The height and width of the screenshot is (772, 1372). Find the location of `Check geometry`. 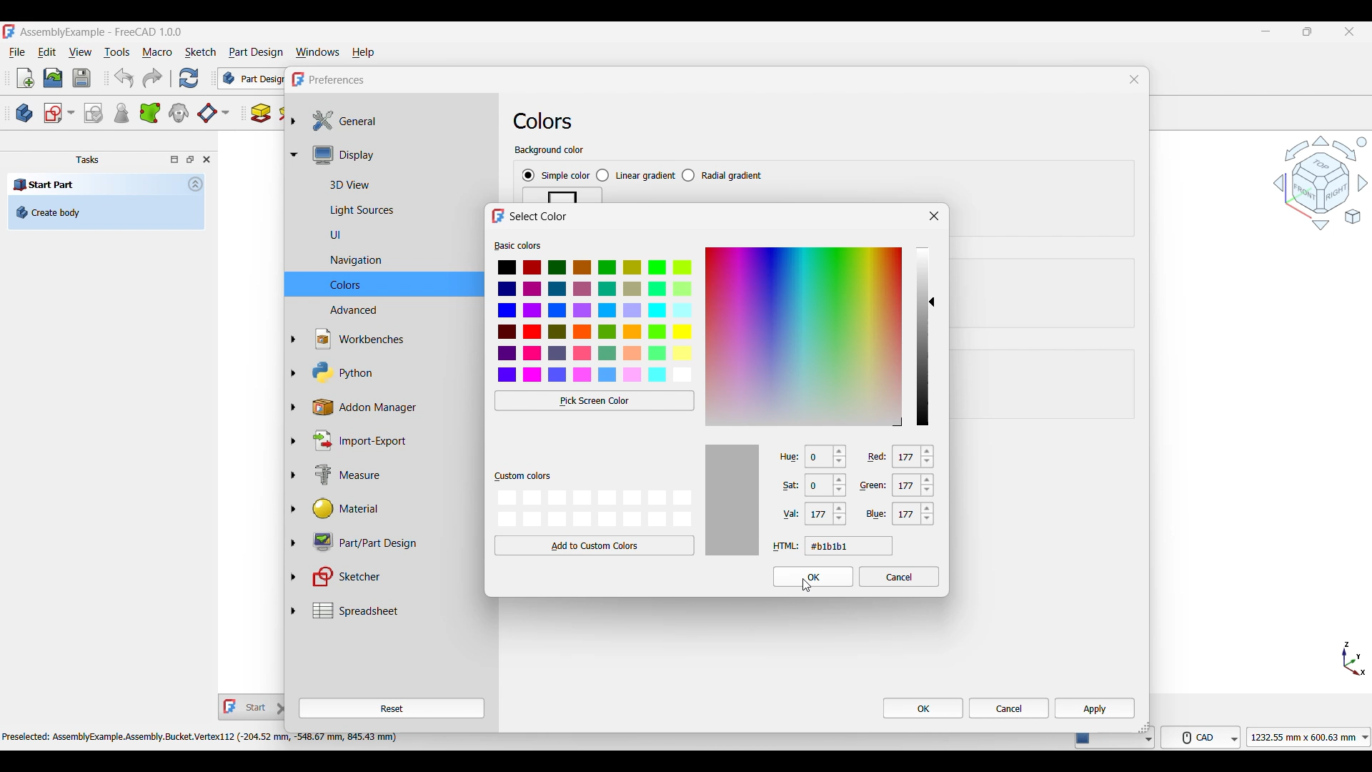

Check geometry is located at coordinates (121, 113).